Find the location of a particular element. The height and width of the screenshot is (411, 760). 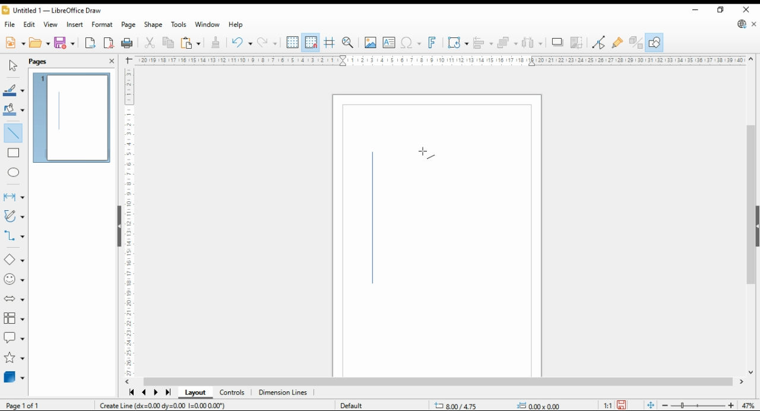

-21.15/11.78 is located at coordinates (461, 404).